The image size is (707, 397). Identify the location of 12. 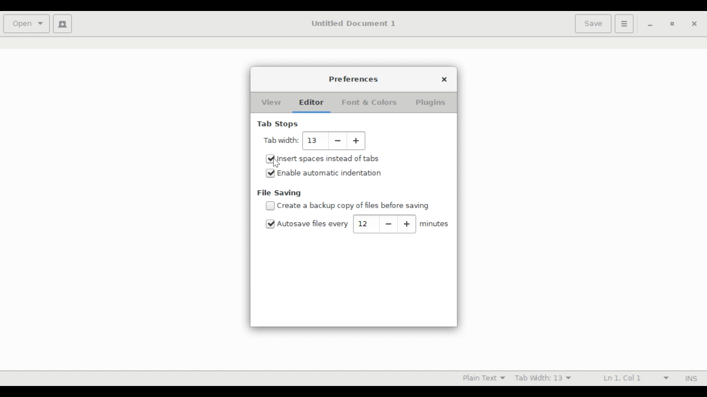
(365, 223).